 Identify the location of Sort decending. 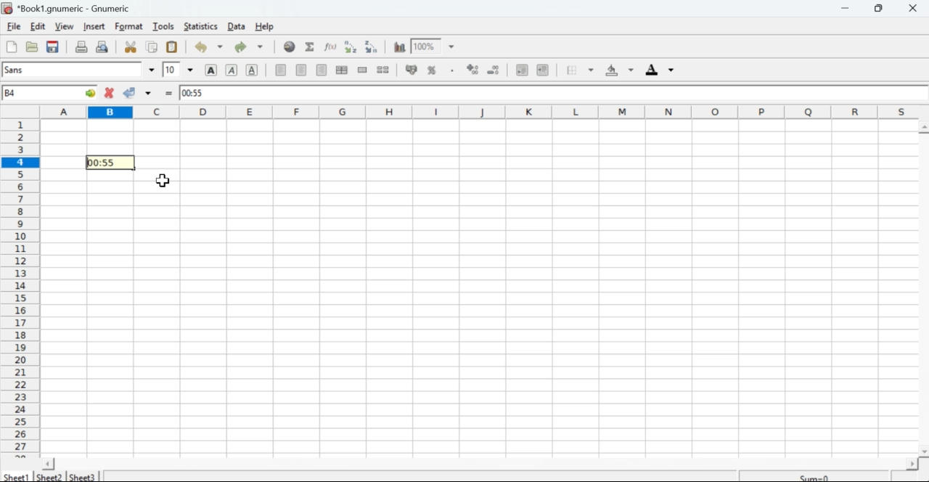
(373, 46).